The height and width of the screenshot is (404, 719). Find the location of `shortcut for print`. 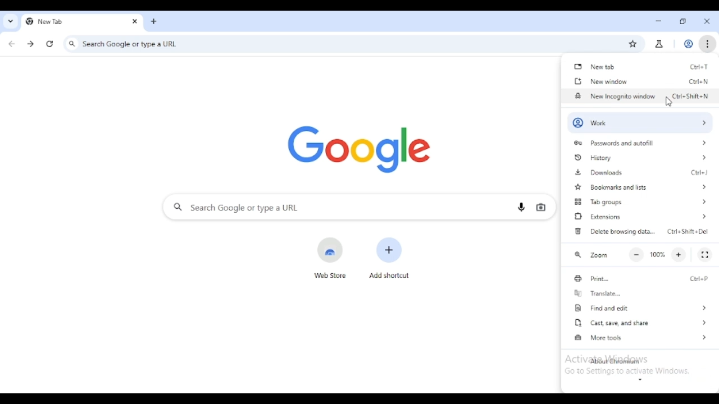

shortcut for print is located at coordinates (699, 278).